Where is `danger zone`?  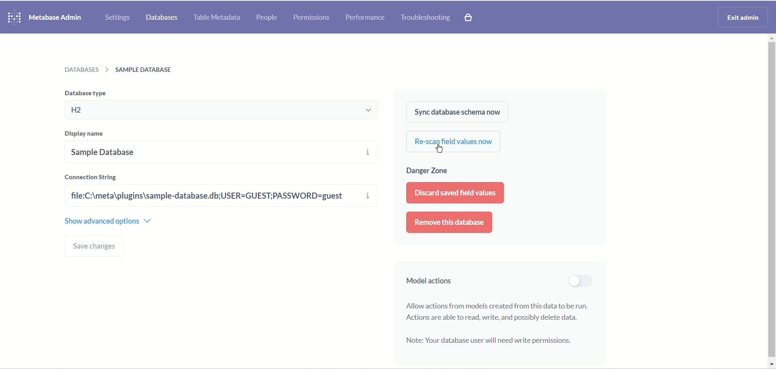 danger zone is located at coordinates (428, 172).